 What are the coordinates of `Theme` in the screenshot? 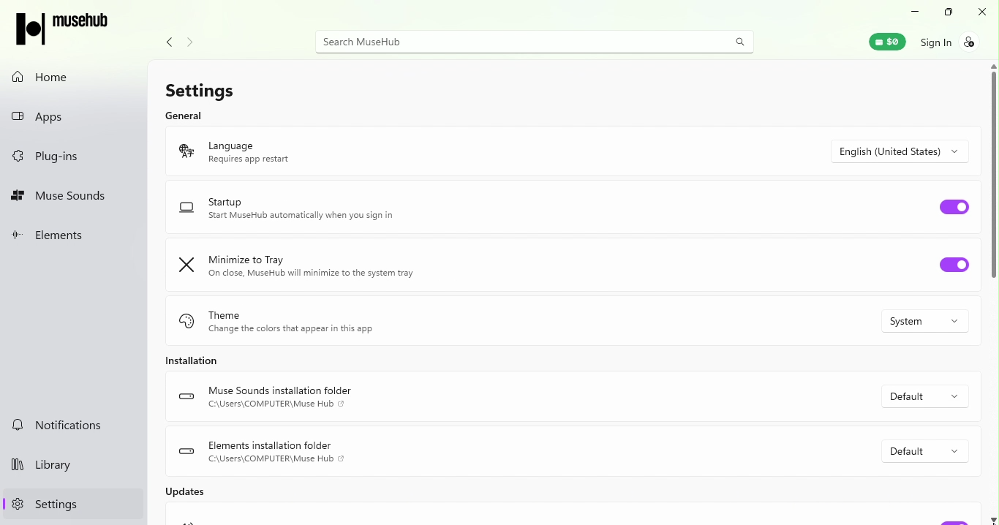 It's located at (281, 324).